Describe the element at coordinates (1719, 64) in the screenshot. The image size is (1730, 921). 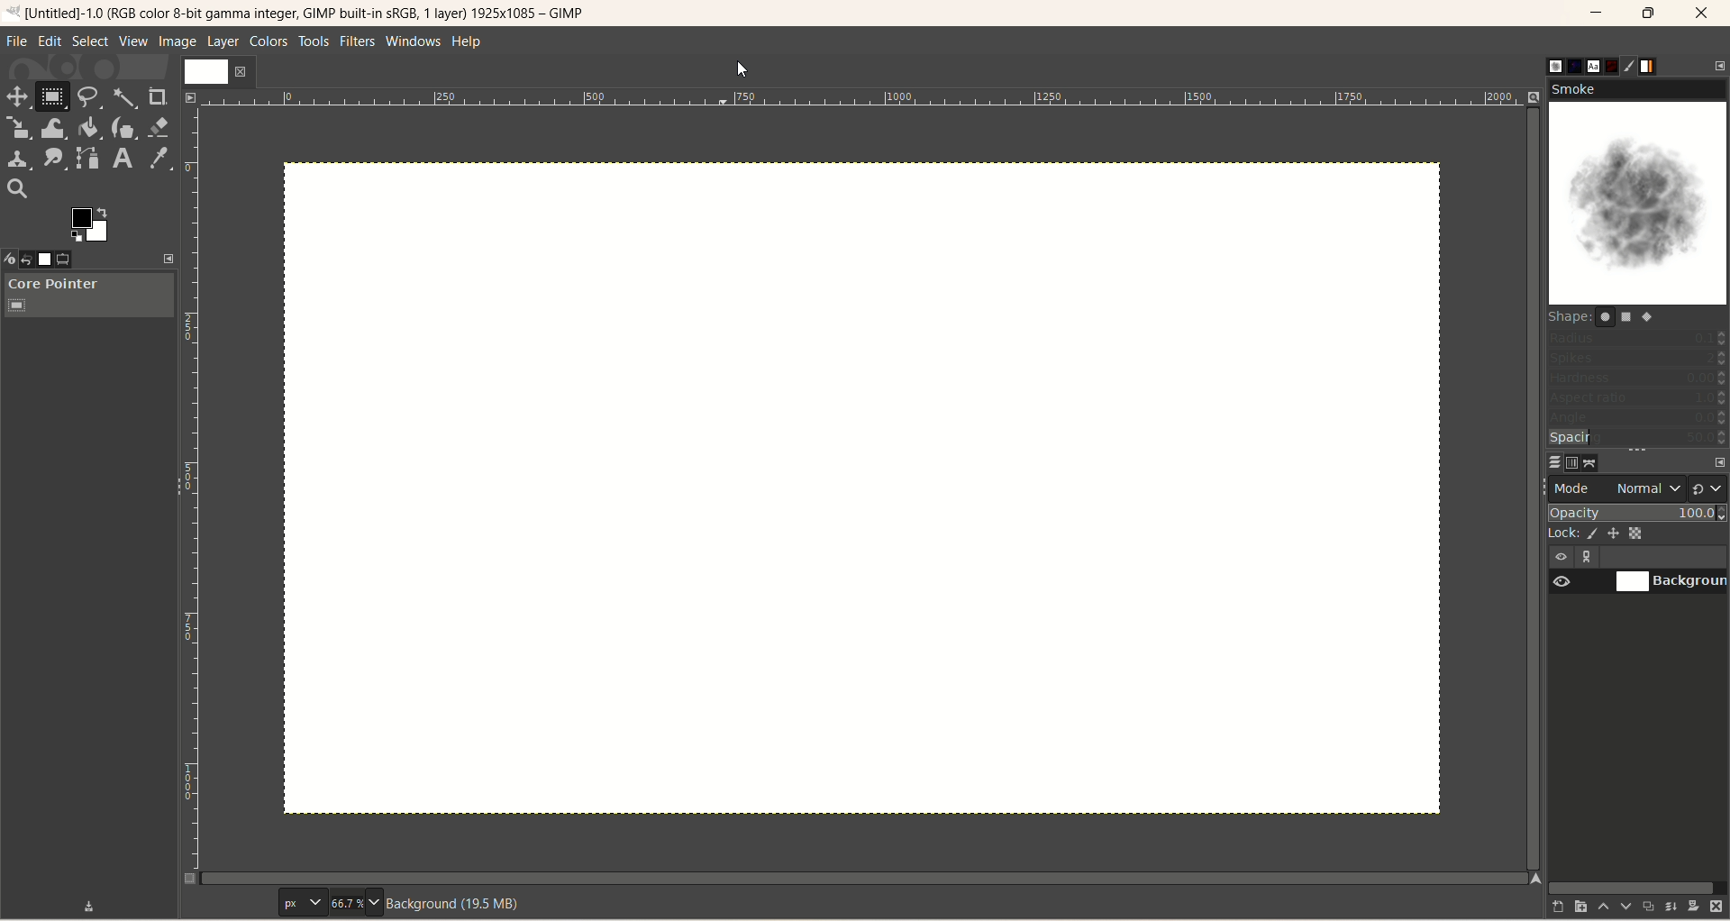
I see `configure this tab` at that location.